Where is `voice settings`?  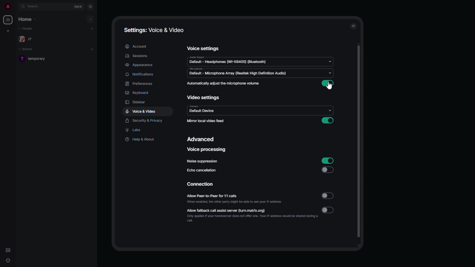 voice settings is located at coordinates (204, 48).